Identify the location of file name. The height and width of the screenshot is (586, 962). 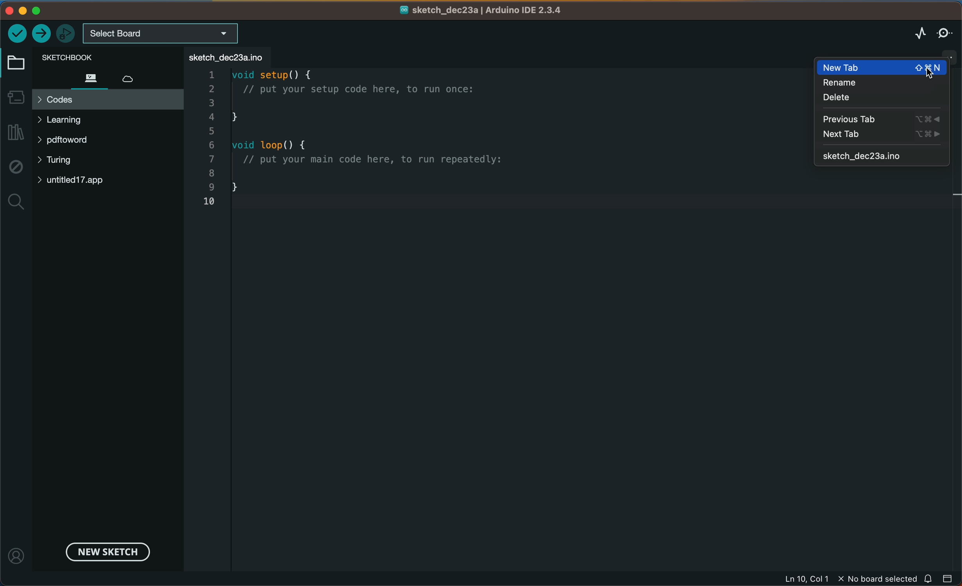
(482, 11).